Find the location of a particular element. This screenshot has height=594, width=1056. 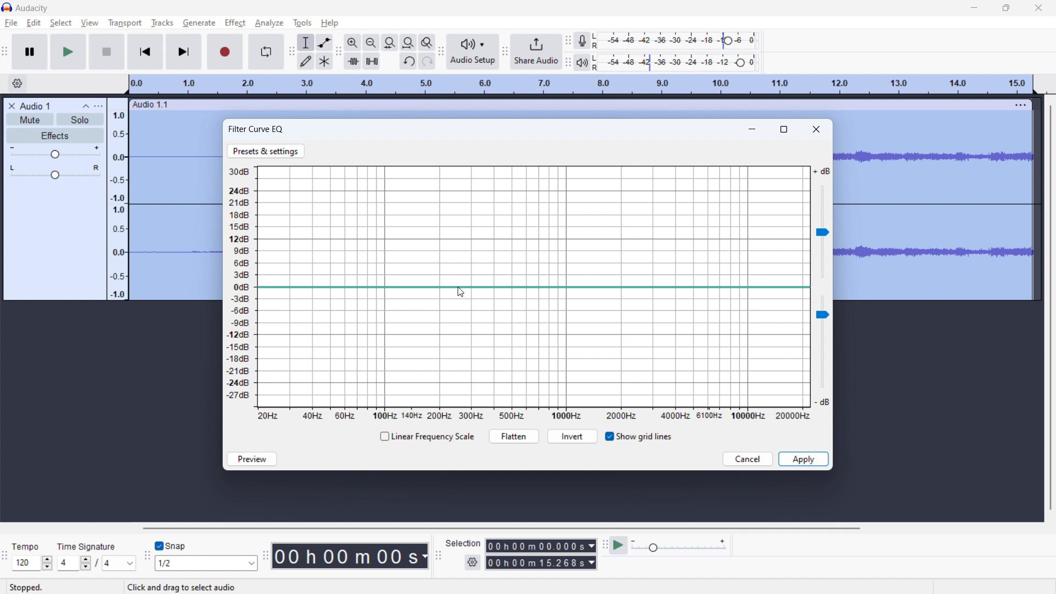

linear frequency scale checkbox is located at coordinates (426, 437).